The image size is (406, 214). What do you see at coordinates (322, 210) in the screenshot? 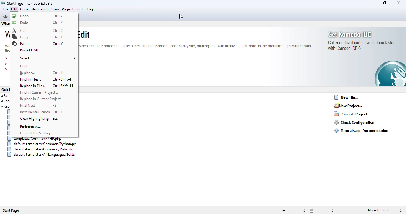
I see `file type` at bounding box center [322, 210].